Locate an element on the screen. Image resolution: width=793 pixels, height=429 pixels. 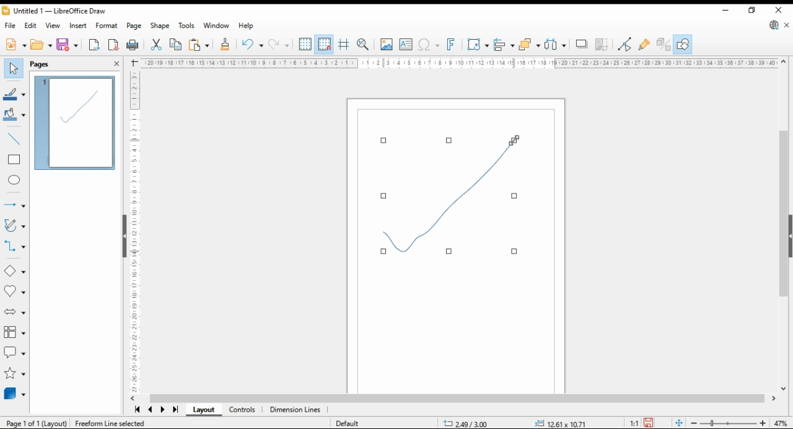
fit document to window is located at coordinates (679, 423).